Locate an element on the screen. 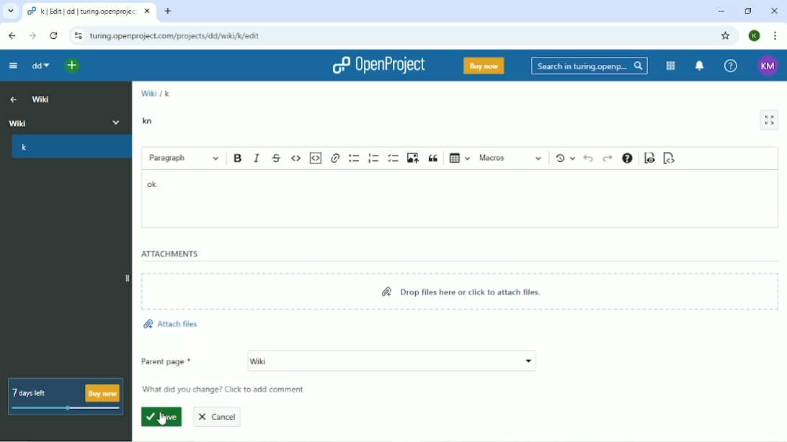  Paragraph is located at coordinates (184, 158).